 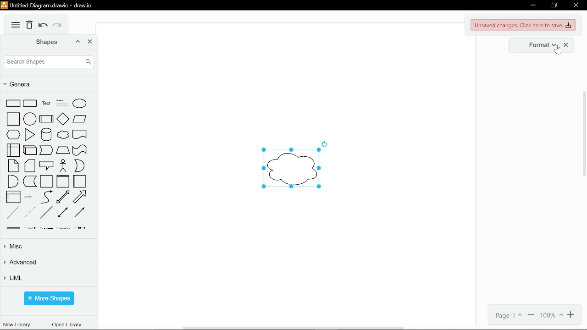 I want to click on ellipse, so click(x=80, y=104).